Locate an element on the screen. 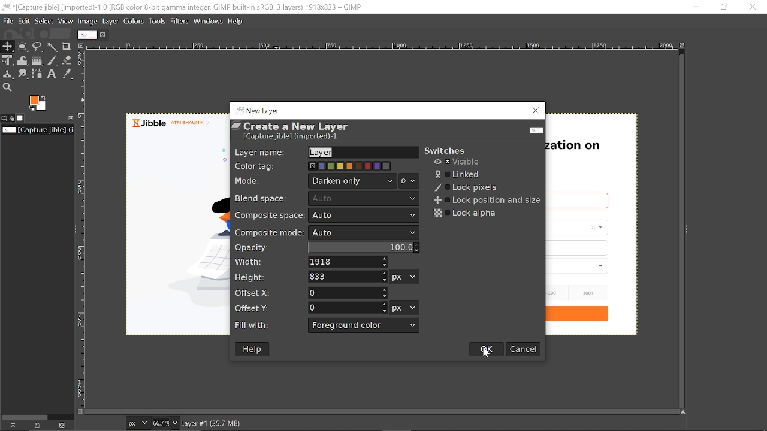  Close is located at coordinates (534, 111).